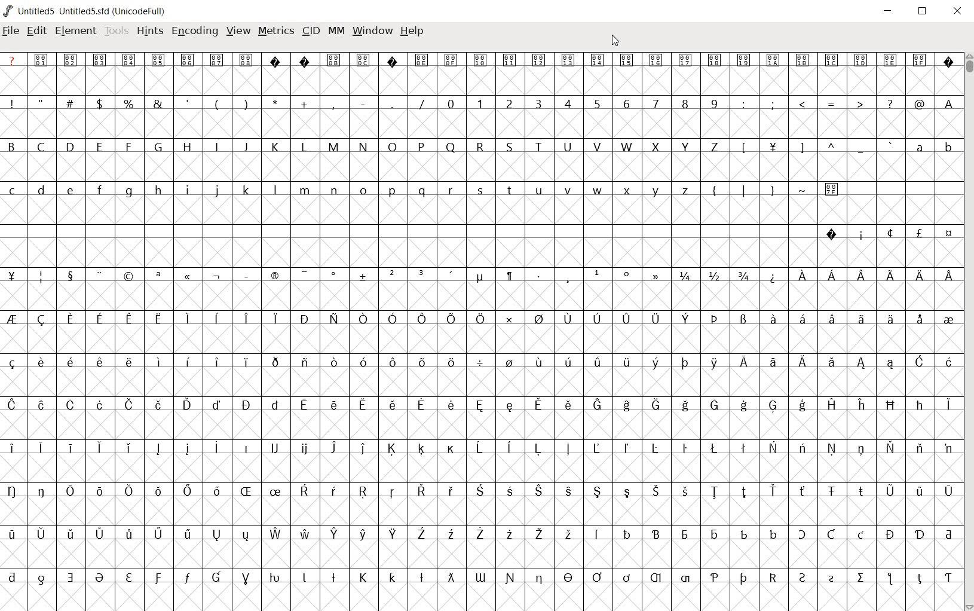 This screenshot has height=611, width=974. I want to click on , so click(127, 362).